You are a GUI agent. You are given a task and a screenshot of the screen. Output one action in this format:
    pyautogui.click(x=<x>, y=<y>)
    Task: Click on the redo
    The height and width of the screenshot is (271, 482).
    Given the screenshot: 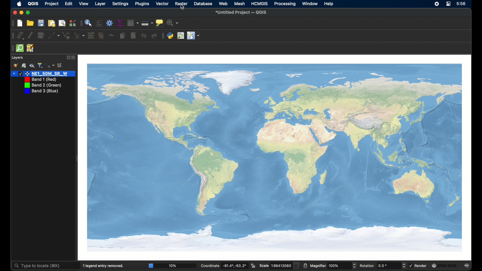 What is the action you would take?
    pyautogui.click(x=154, y=36)
    